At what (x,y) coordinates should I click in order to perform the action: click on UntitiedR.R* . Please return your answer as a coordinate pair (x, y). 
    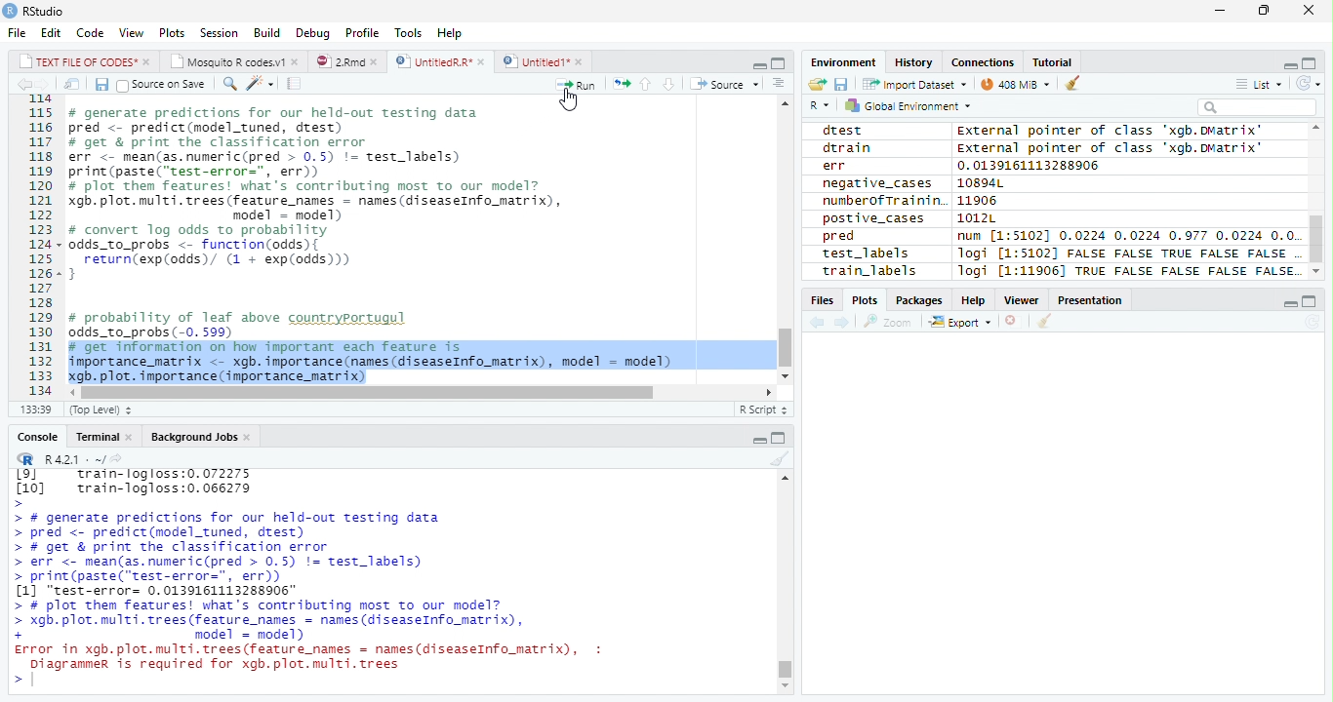
    Looking at the image, I should click on (440, 60).